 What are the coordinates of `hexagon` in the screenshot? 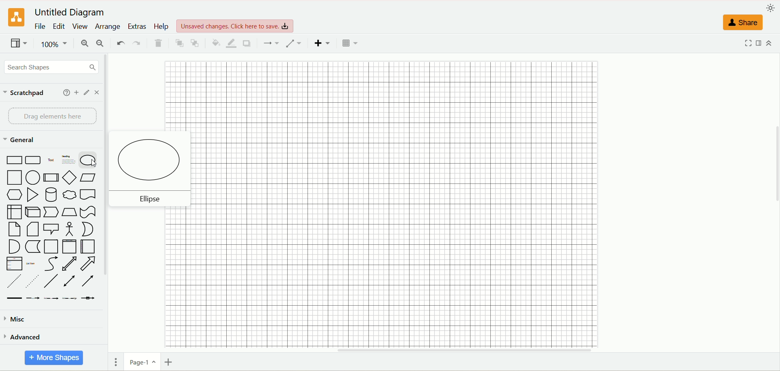 It's located at (14, 194).